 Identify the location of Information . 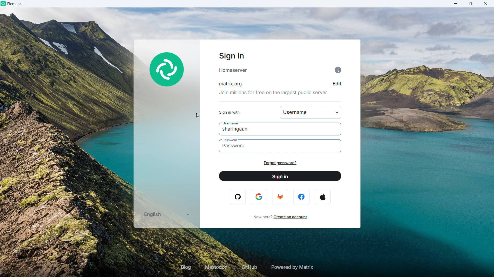
(338, 70).